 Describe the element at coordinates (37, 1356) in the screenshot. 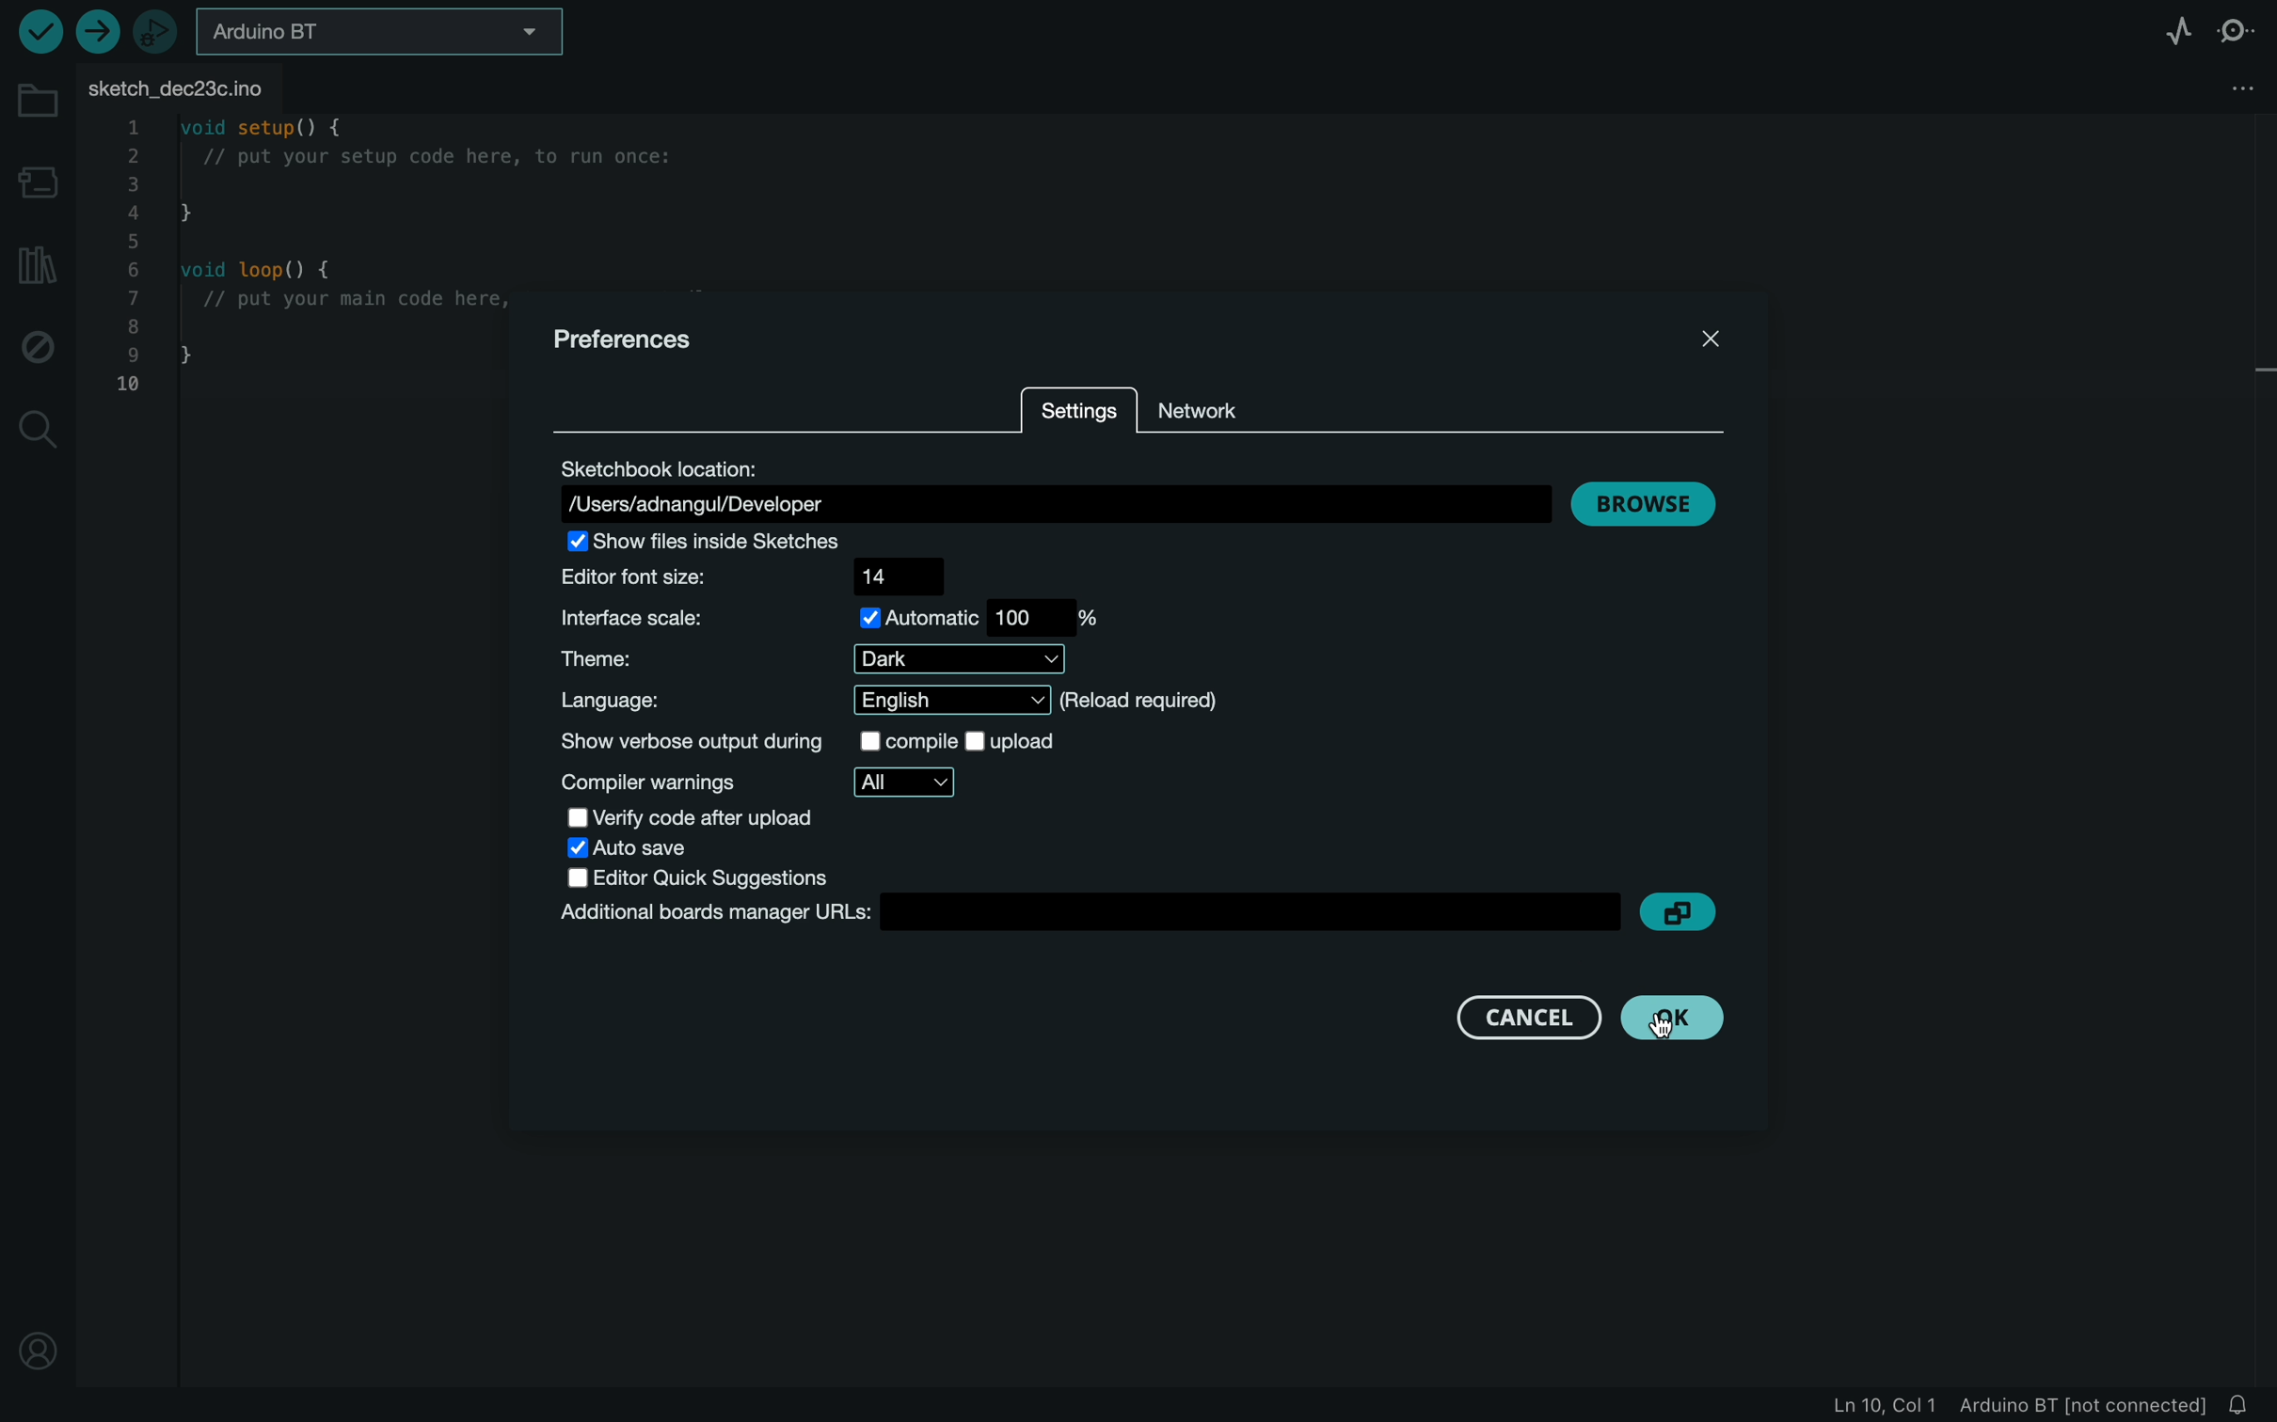

I see `profile` at that location.